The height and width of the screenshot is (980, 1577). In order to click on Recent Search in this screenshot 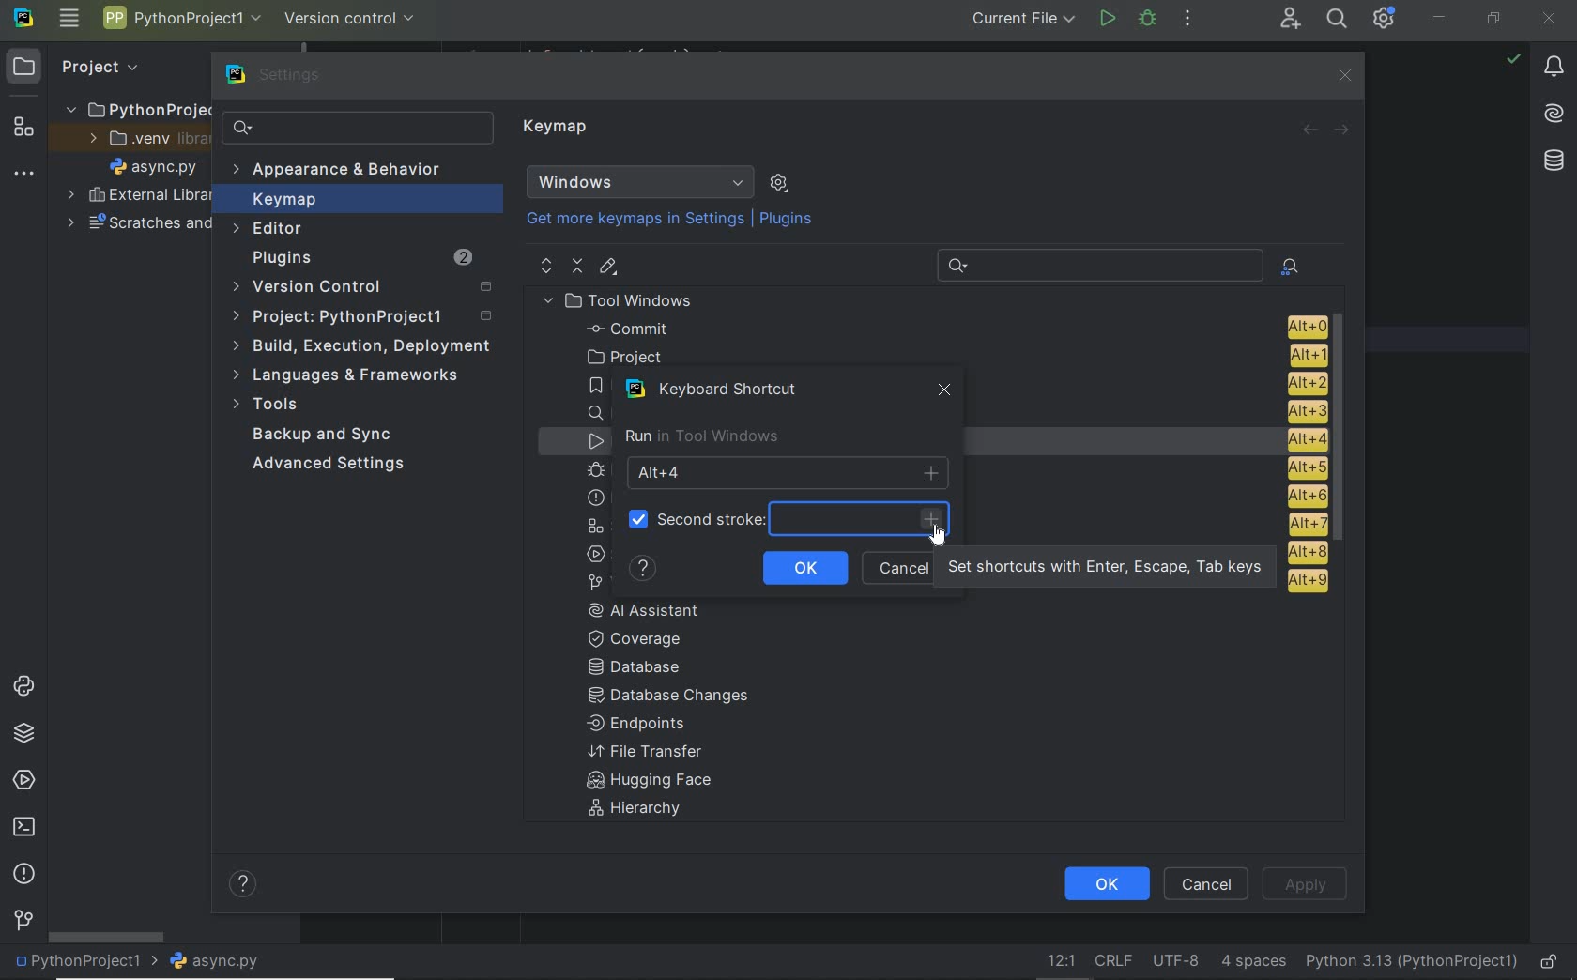, I will do `click(1096, 263)`.